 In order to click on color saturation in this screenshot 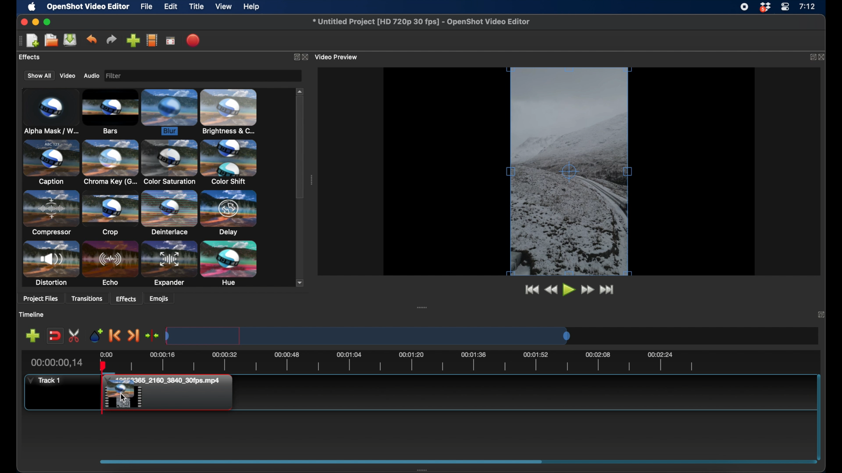, I will do `click(169, 162)`.